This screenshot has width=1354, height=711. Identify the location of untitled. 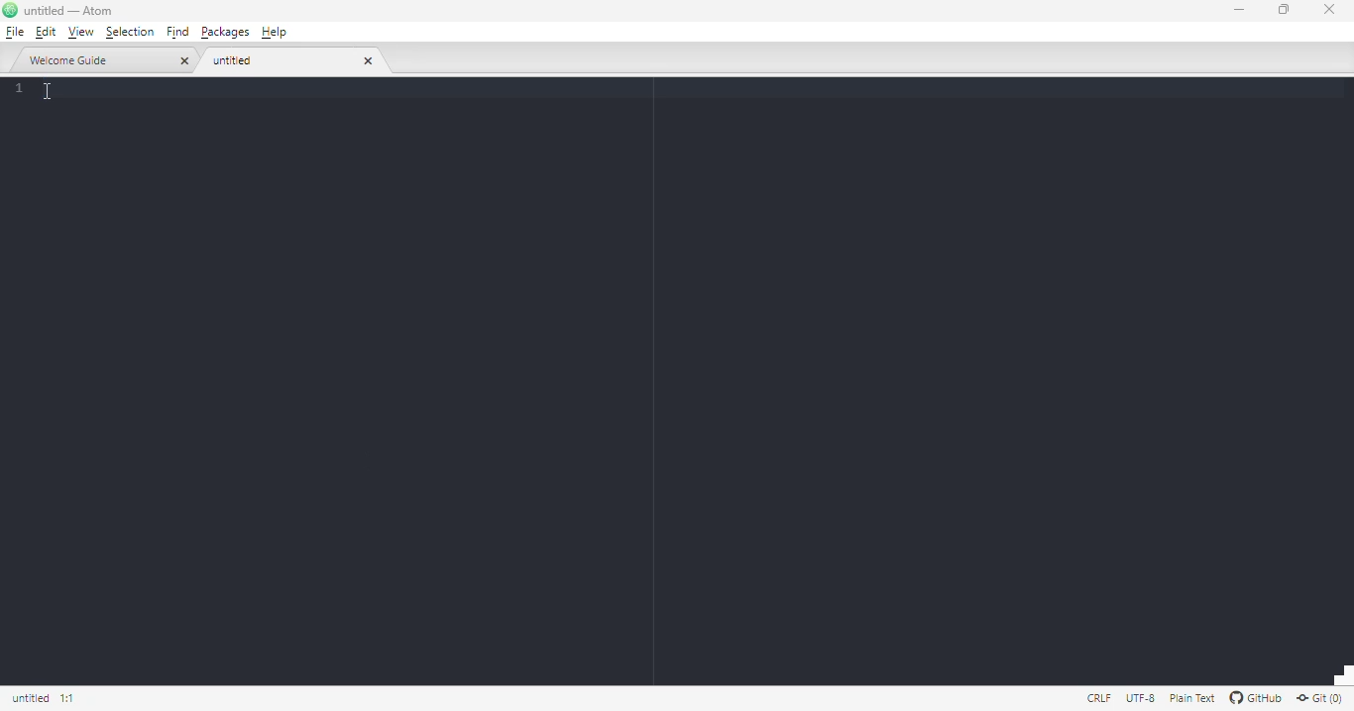
(282, 60).